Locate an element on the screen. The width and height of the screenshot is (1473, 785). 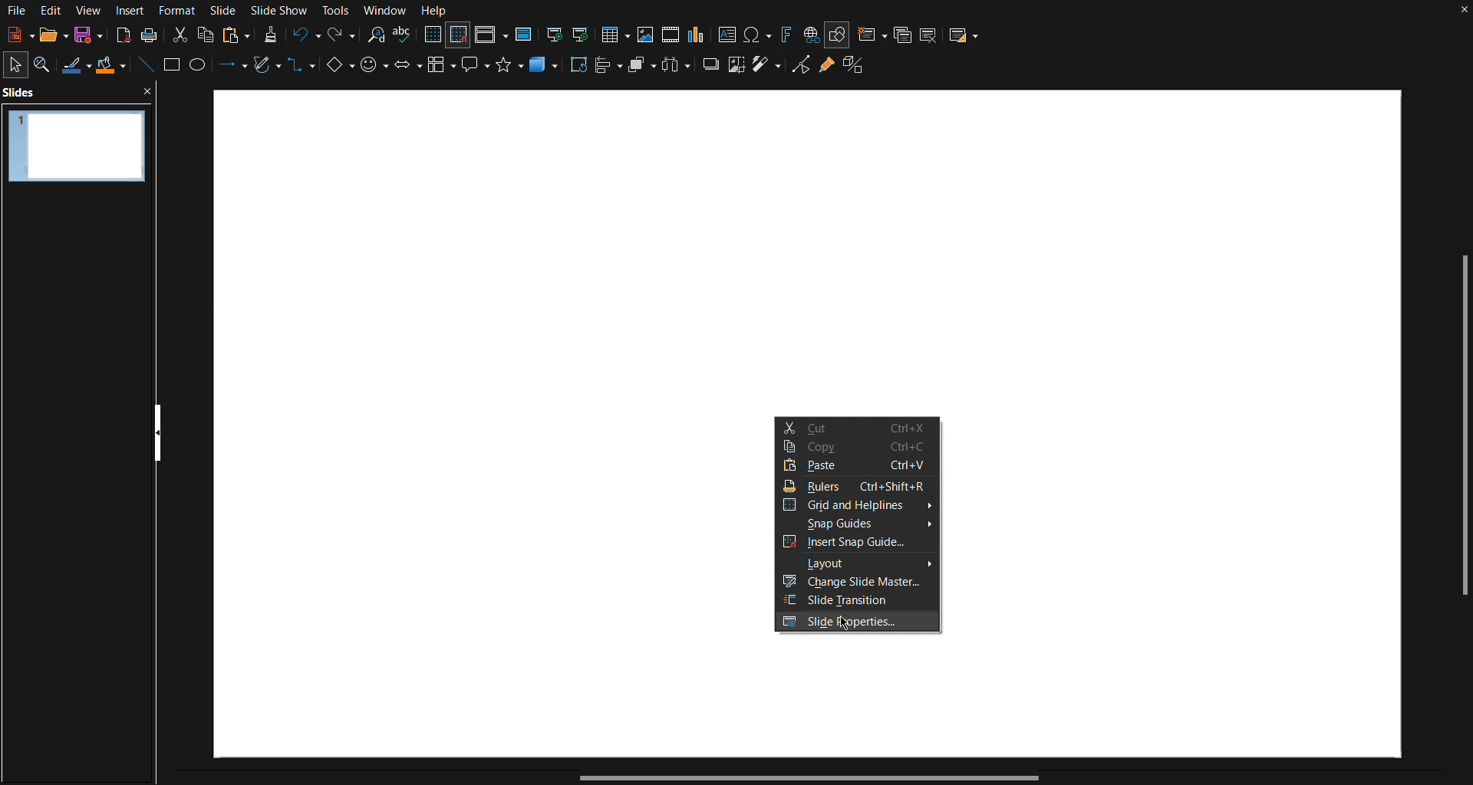
close is located at coordinates (150, 91).